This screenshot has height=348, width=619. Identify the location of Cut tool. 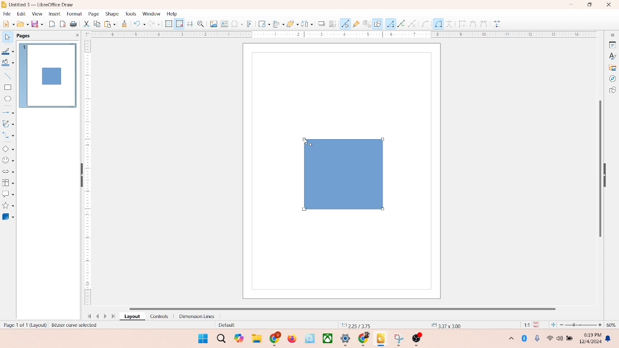
(471, 23).